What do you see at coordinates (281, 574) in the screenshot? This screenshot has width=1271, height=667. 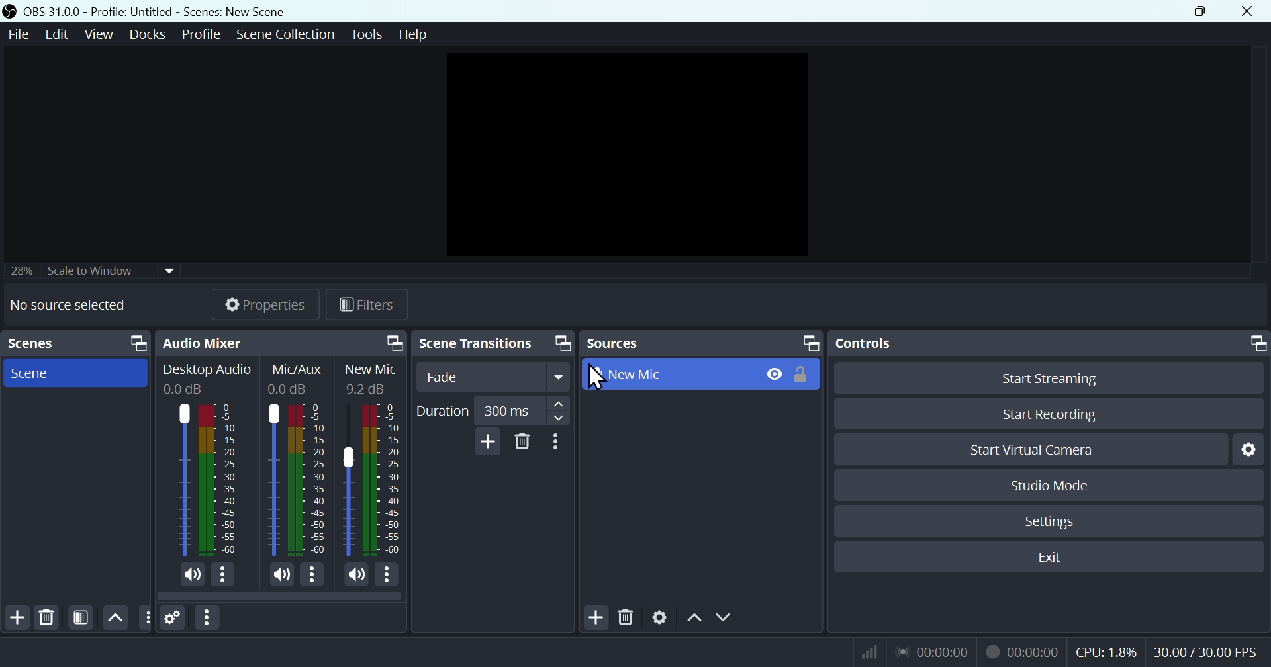 I see `(un)mute` at bounding box center [281, 574].